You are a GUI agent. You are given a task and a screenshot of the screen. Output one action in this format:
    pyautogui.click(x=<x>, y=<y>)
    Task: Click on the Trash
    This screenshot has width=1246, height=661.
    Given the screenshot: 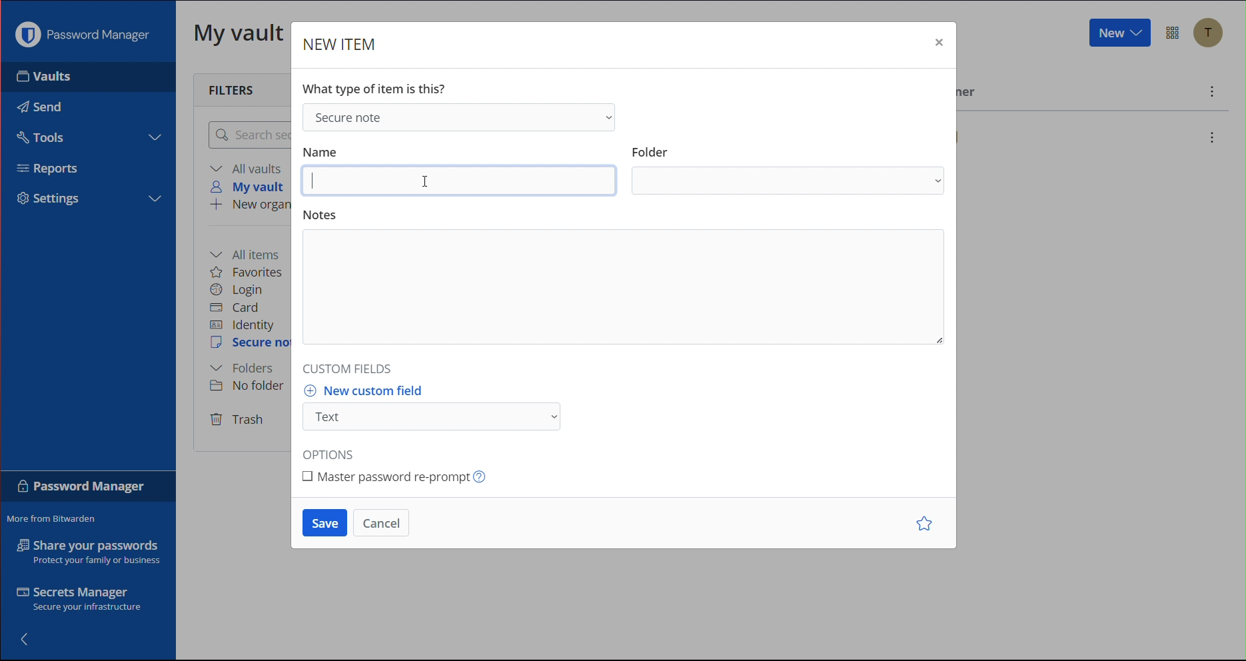 What is the action you would take?
    pyautogui.click(x=238, y=420)
    